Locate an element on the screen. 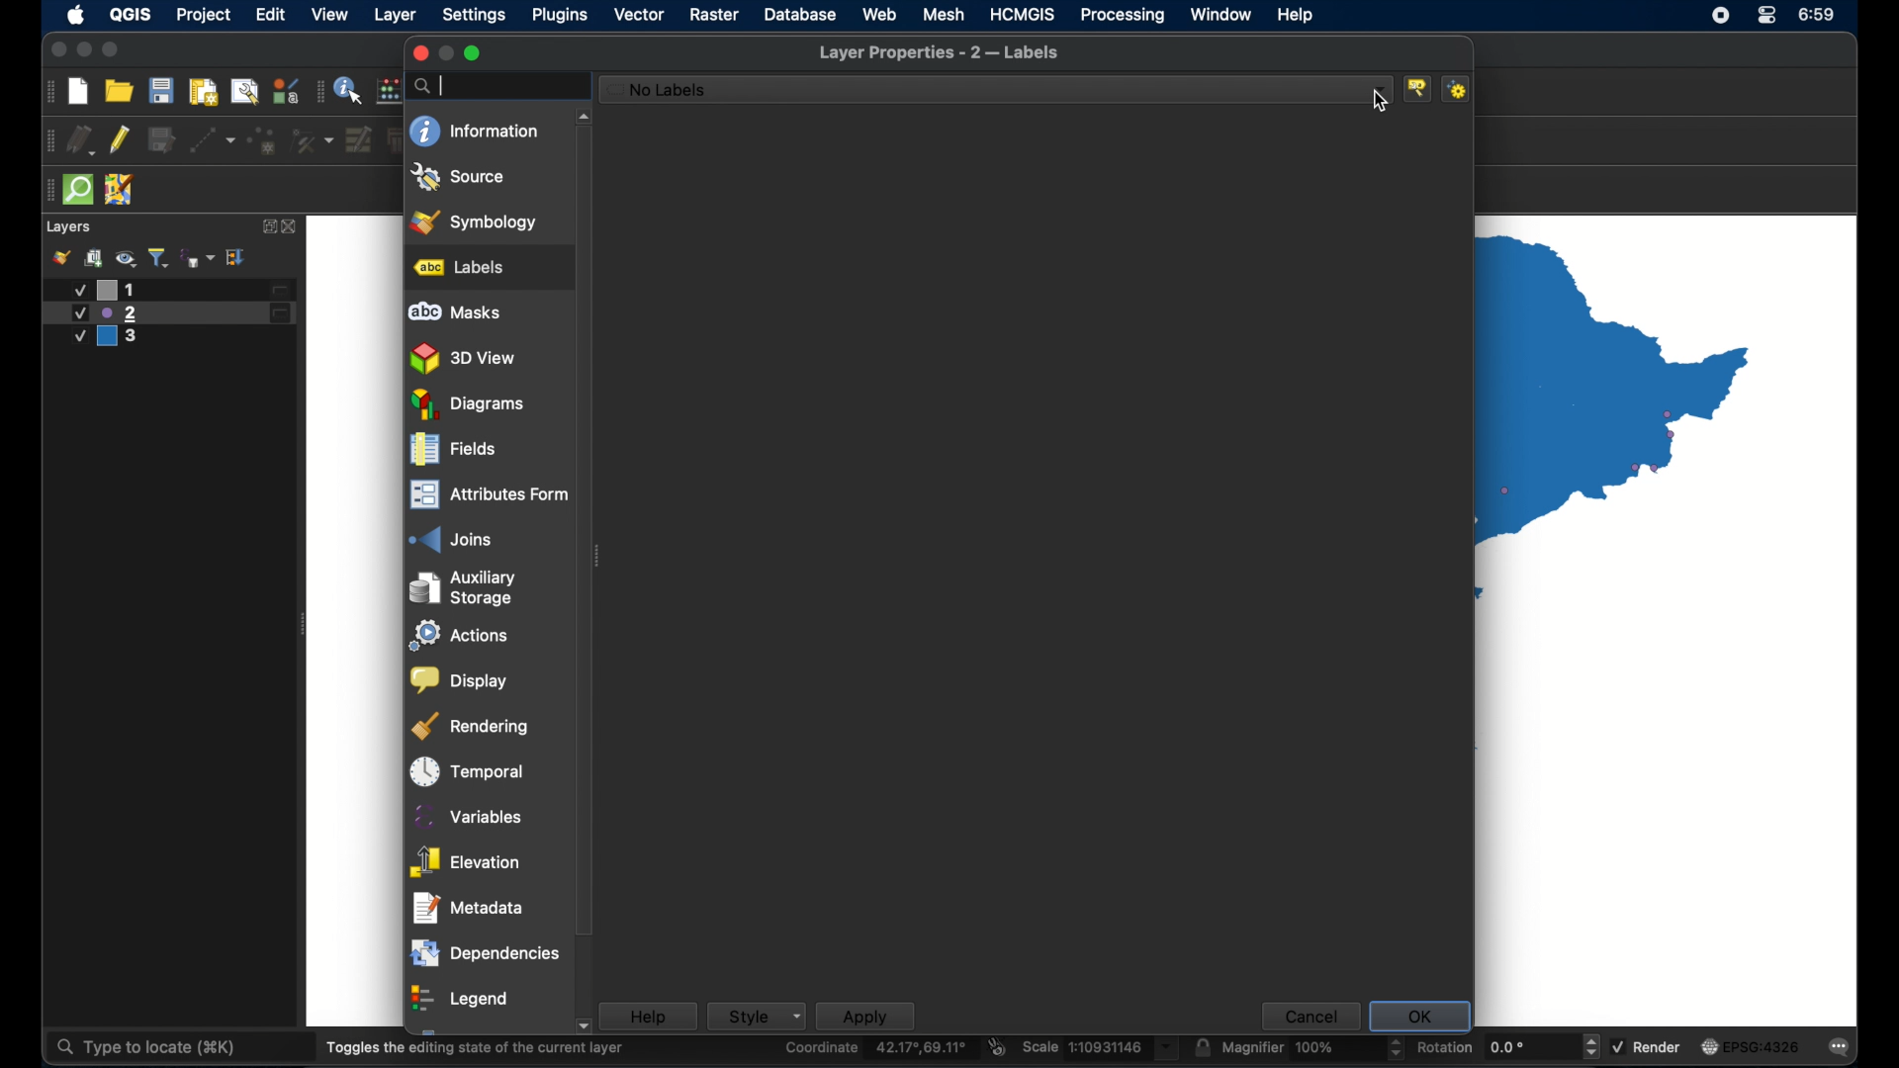 This screenshot has height=1068, width=1899. print layout is located at coordinates (204, 93).